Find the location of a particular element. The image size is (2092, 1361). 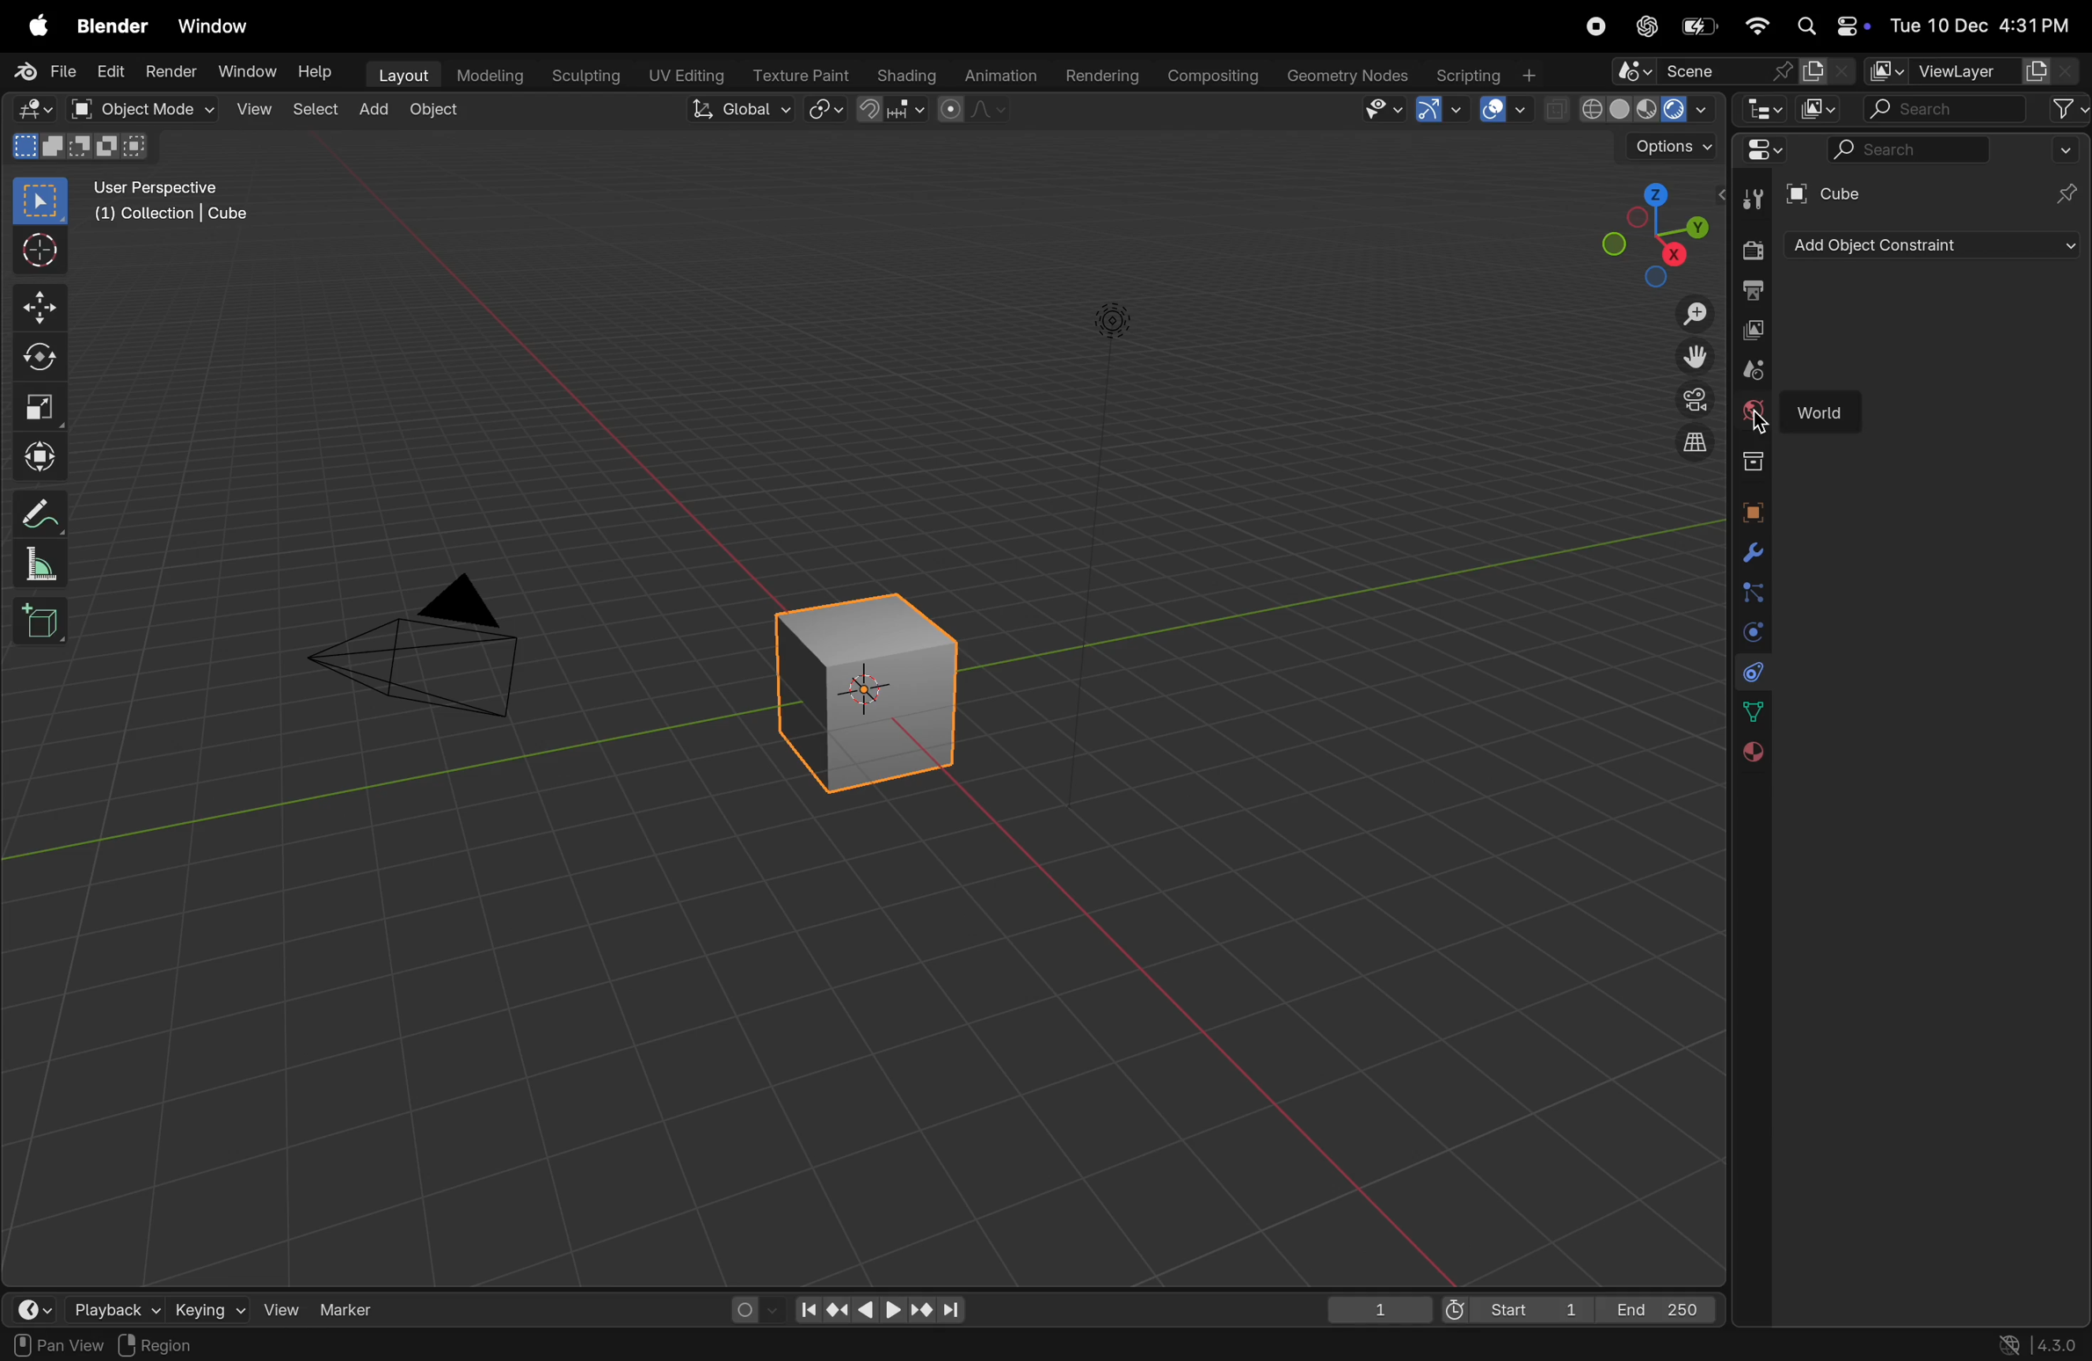

 is located at coordinates (1761, 424).